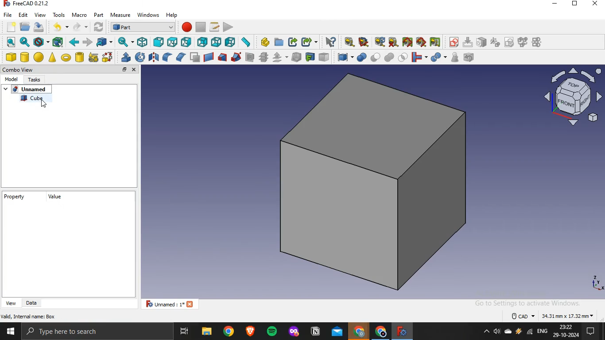 The image size is (605, 340). What do you see at coordinates (8, 14) in the screenshot?
I see `file` at bounding box center [8, 14].